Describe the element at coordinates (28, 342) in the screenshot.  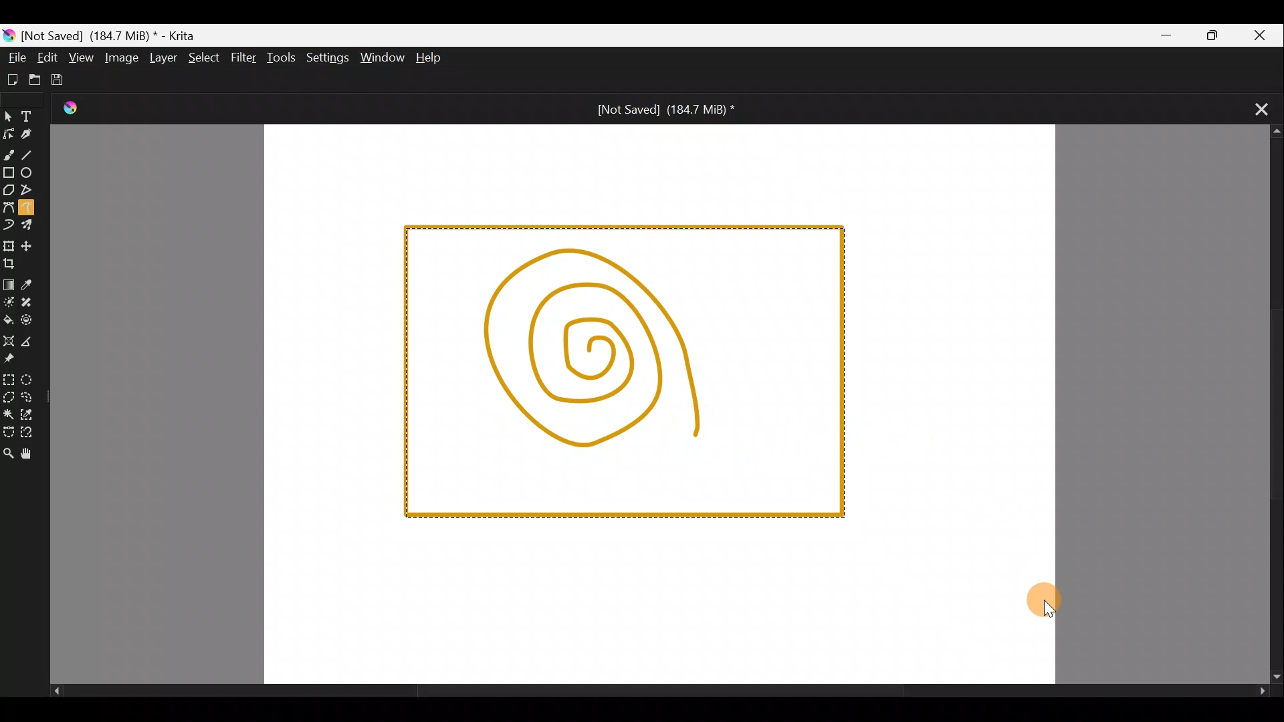
I see `Measure the distance between two points` at that location.